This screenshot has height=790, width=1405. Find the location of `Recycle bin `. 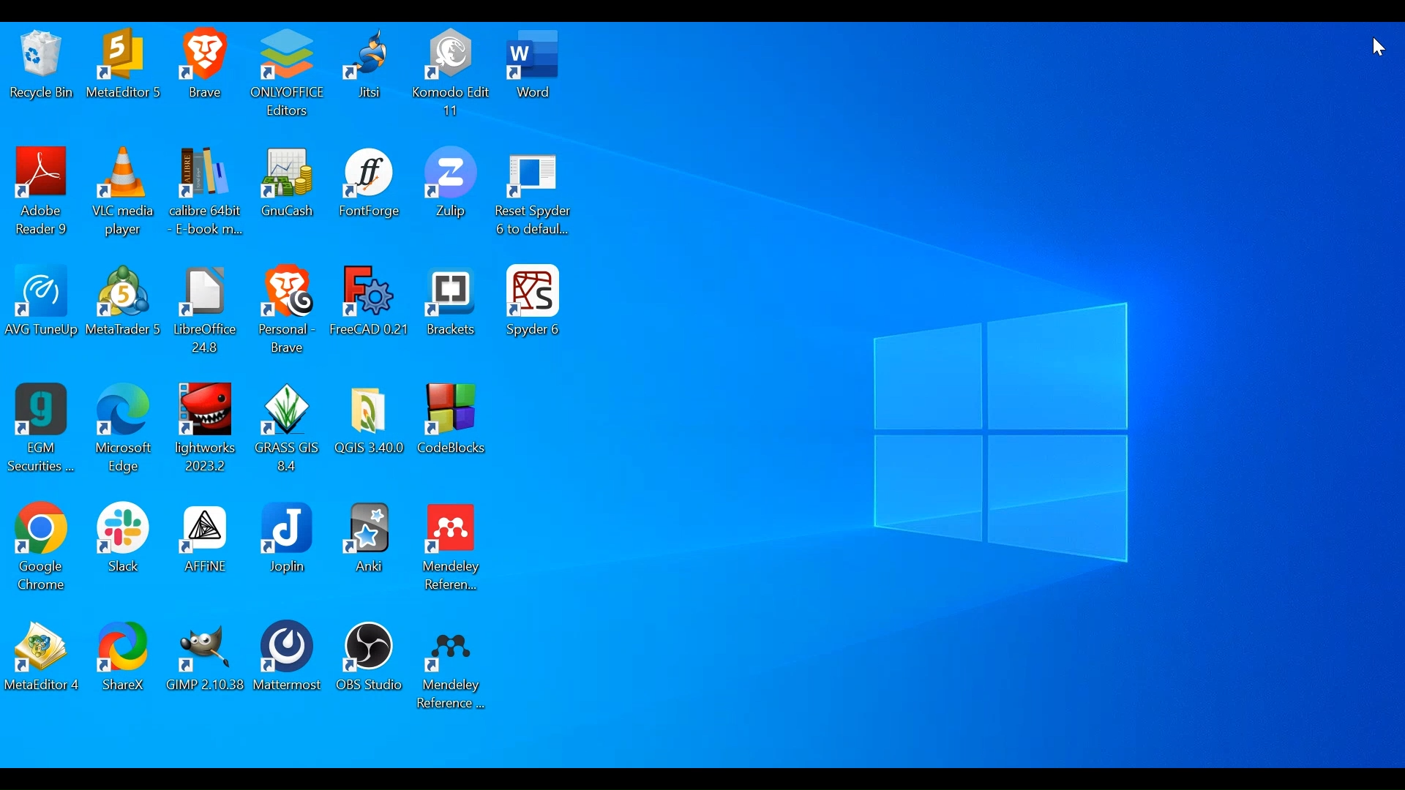

Recycle bin  is located at coordinates (41, 73).